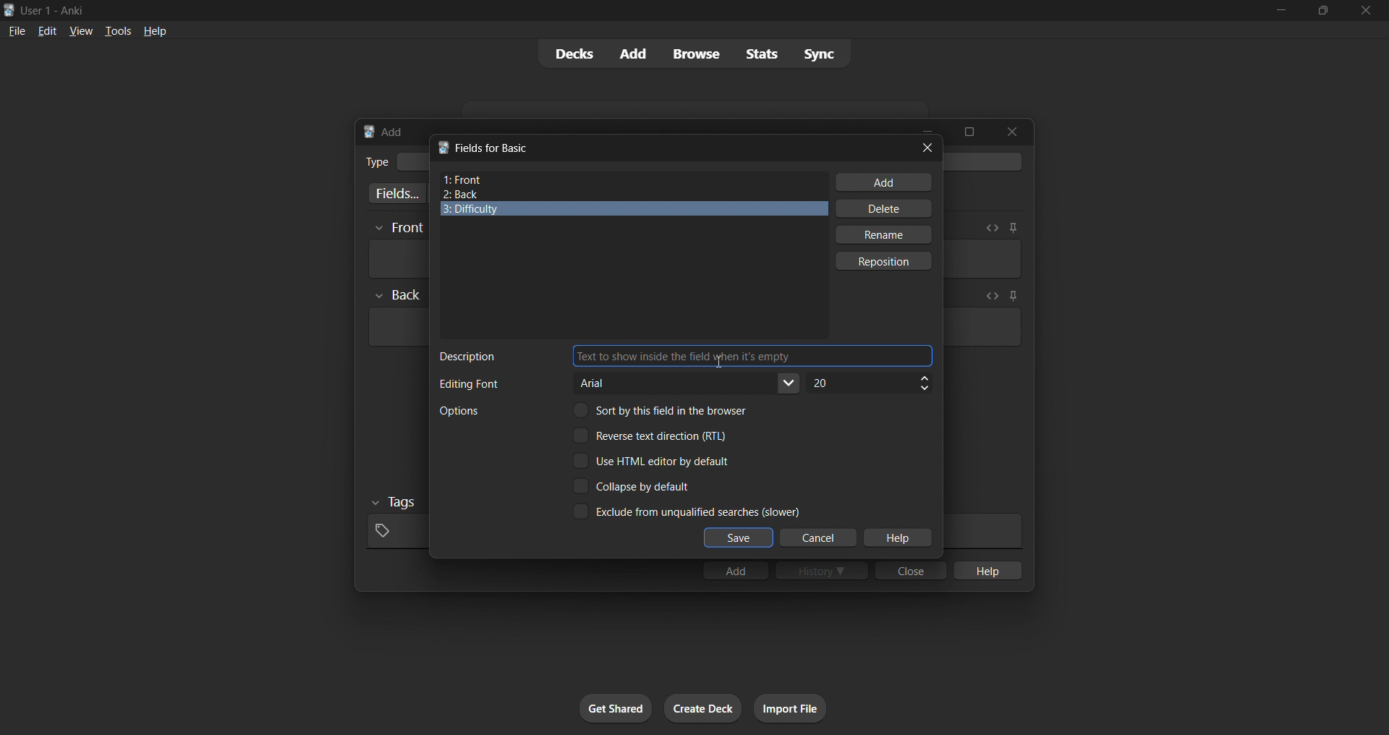 Image resolution: width=1389 pixels, height=735 pixels. Describe the element at coordinates (982, 259) in the screenshot. I see `Card front input` at that location.